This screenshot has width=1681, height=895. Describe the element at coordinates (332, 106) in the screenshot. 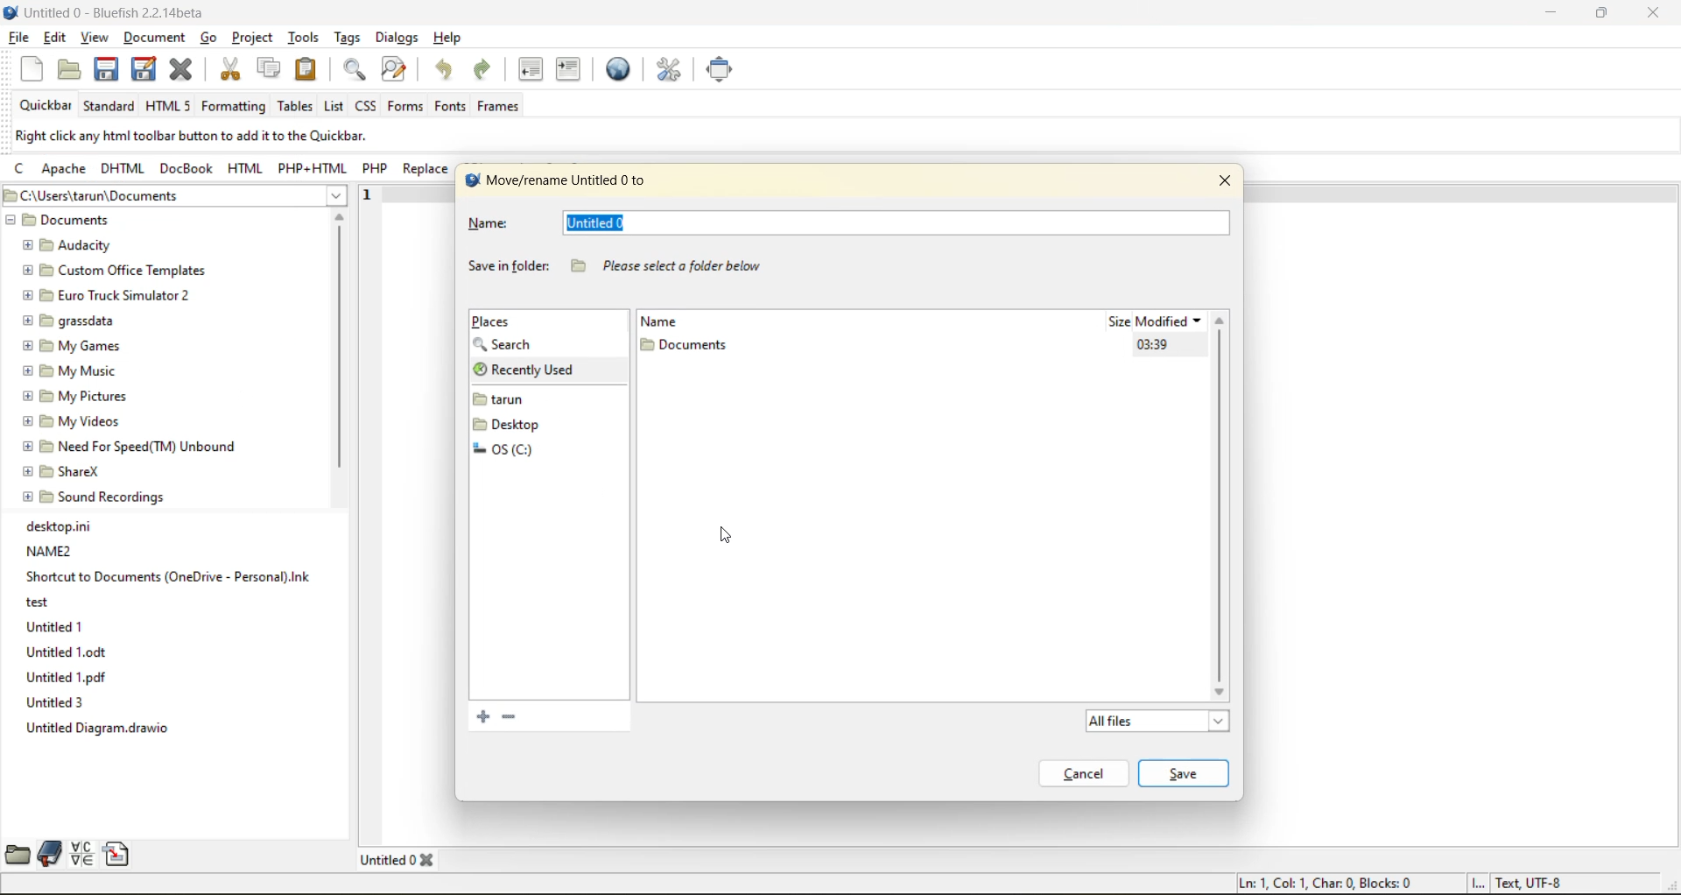

I see `list` at that location.